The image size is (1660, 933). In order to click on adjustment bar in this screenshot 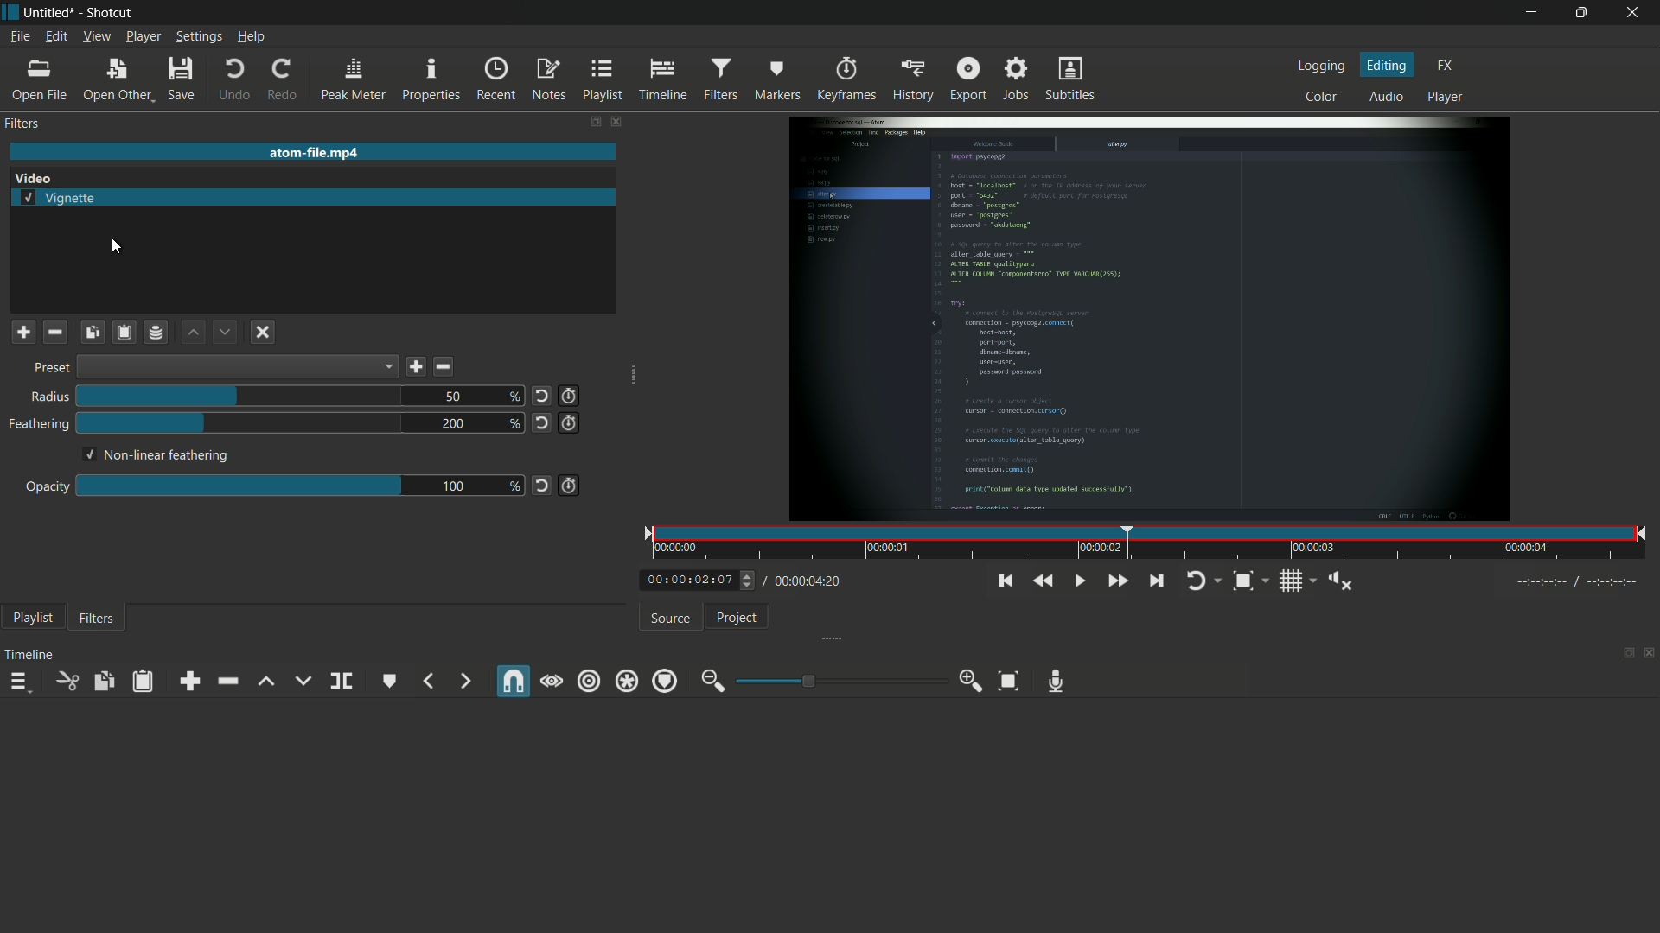, I will do `click(237, 485)`.